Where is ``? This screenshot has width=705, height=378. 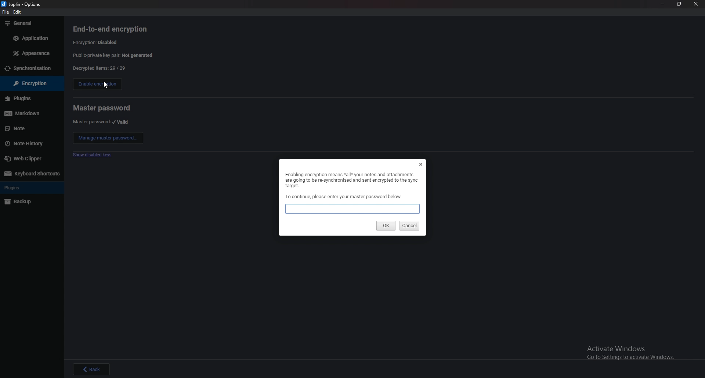  is located at coordinates (105, 84).